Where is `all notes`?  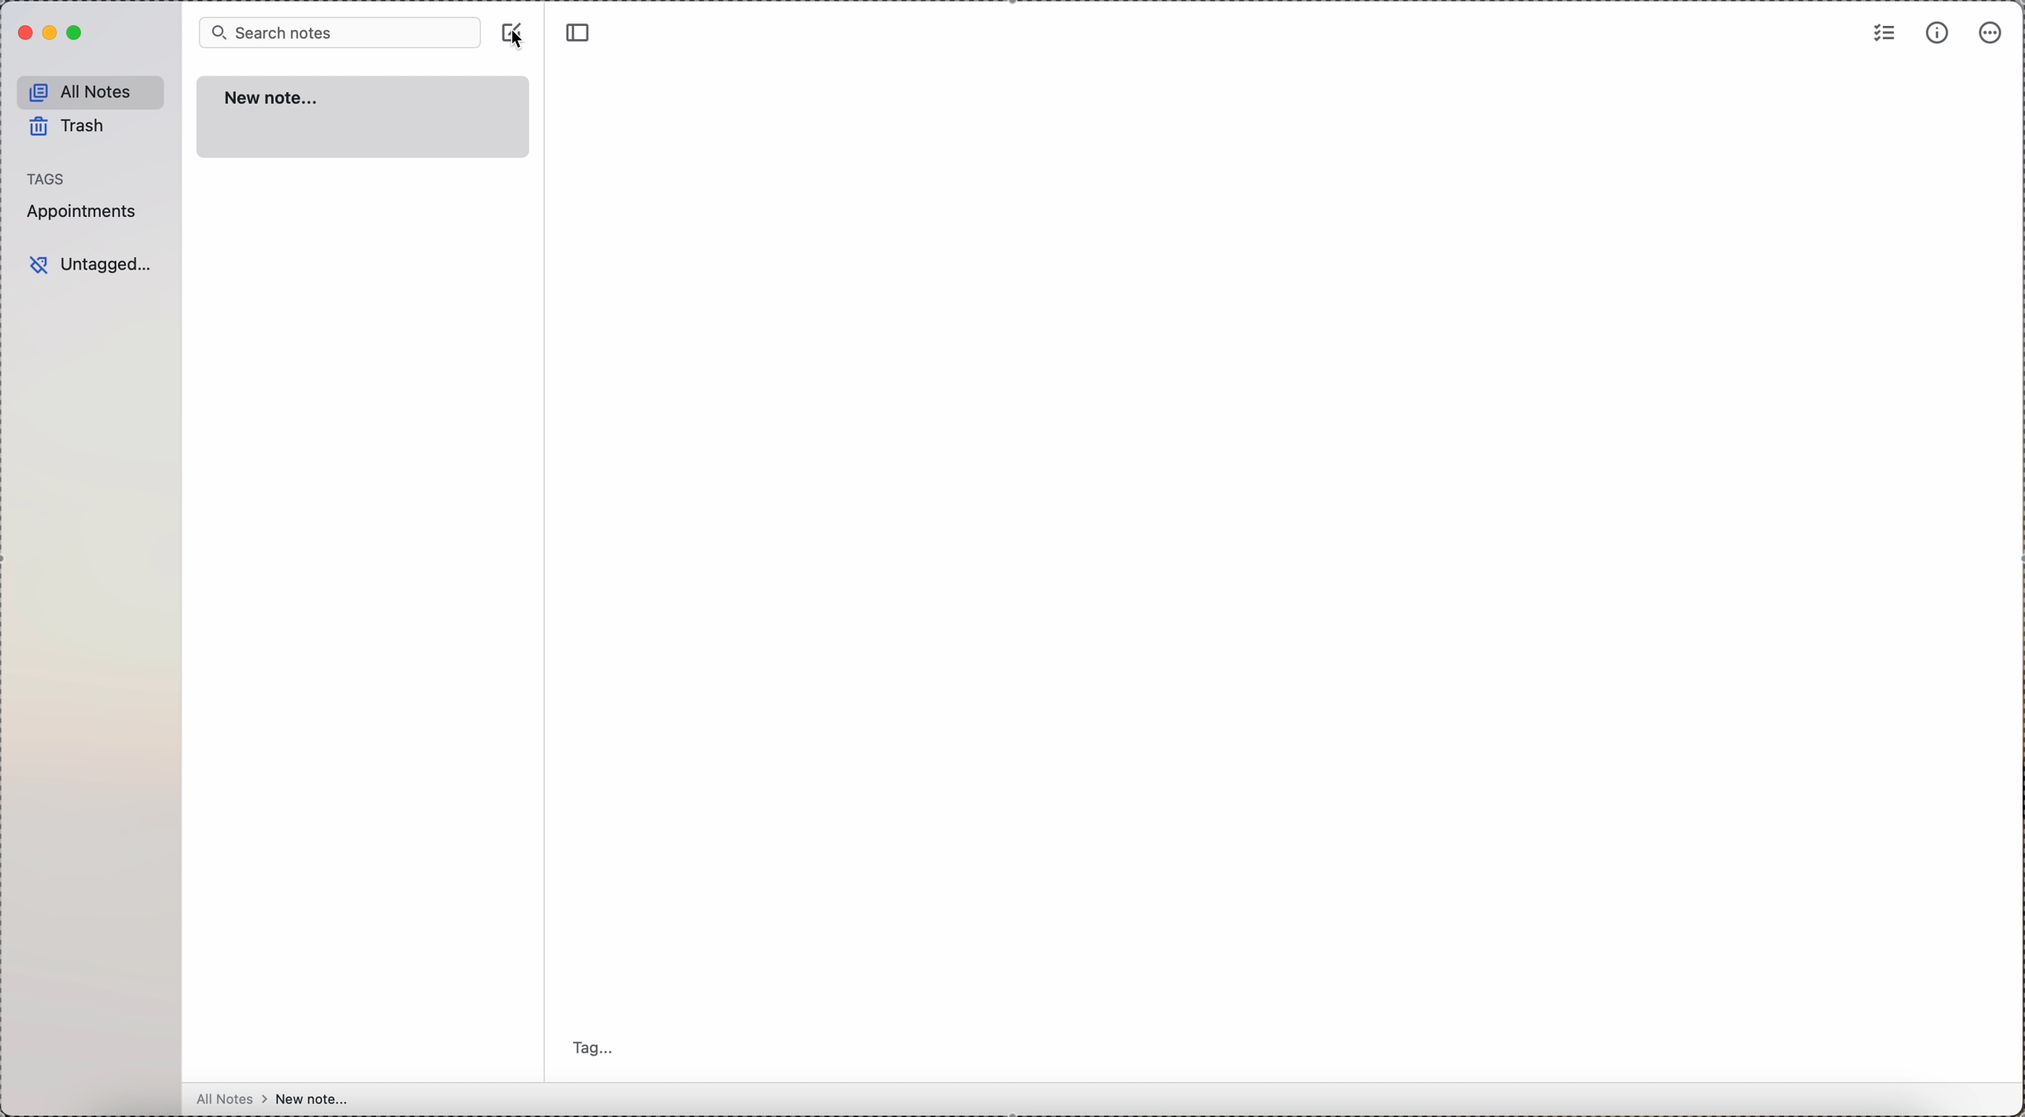 all notes is located at coordinates (91, 91).